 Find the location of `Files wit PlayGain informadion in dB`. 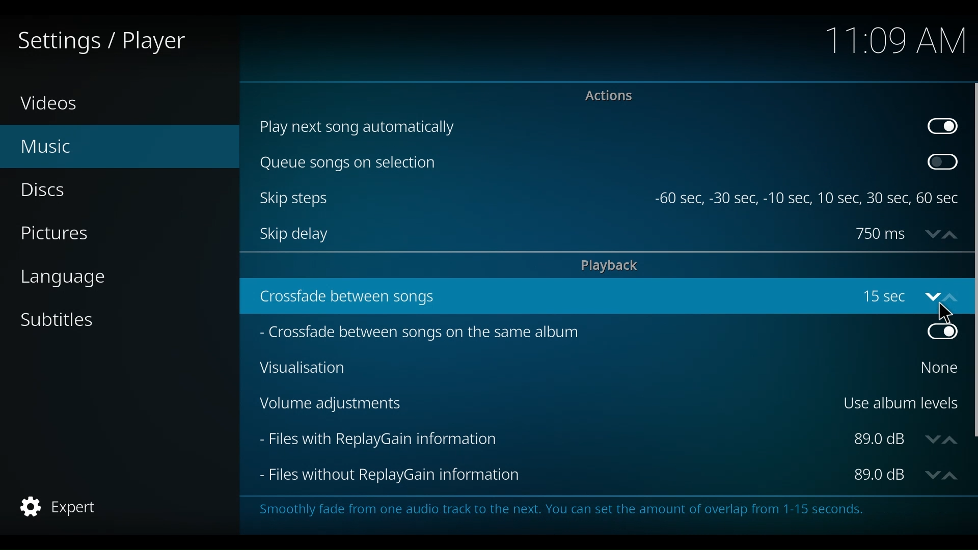

Files wit PlayGain informadion in dB is located at coordinates (881, 439).